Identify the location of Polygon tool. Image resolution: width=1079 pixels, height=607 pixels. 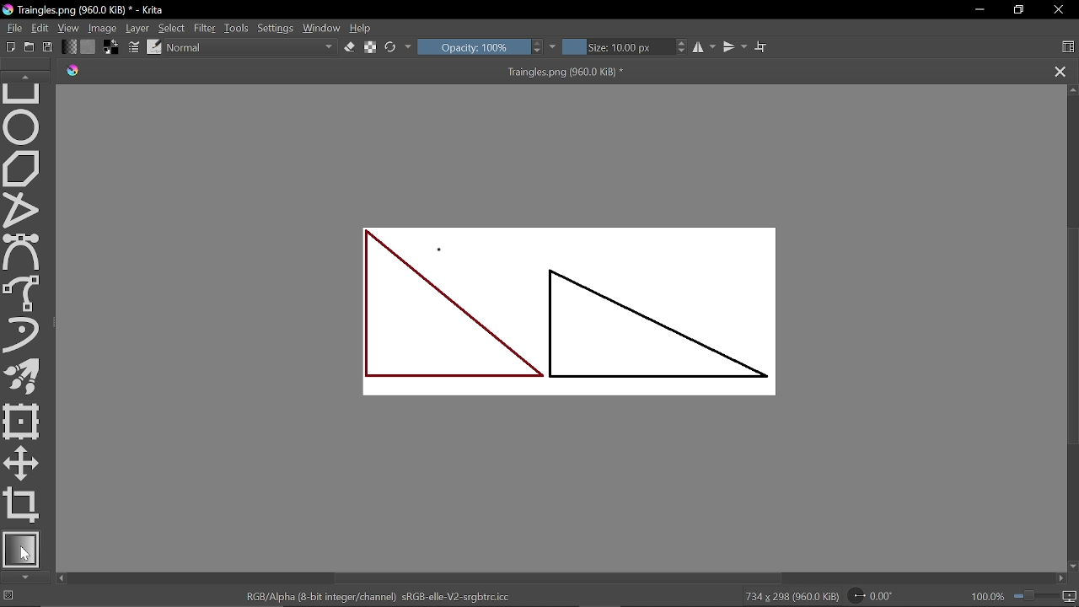
(24, 169).